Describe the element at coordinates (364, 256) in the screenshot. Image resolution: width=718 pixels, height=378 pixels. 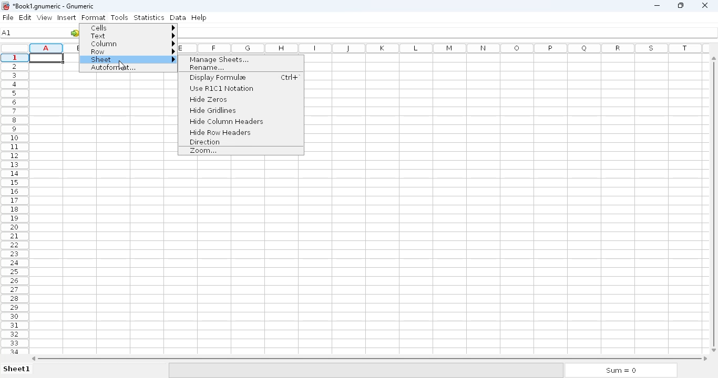
I see `Cells` at that location.